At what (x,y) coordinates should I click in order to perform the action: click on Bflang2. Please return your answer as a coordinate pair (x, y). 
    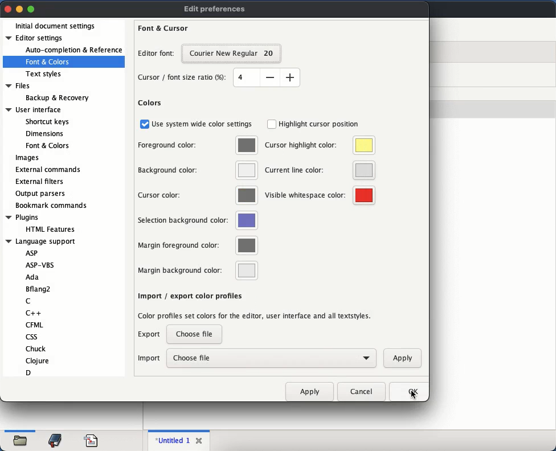
    Looking at the image, I should click on (38, 289).